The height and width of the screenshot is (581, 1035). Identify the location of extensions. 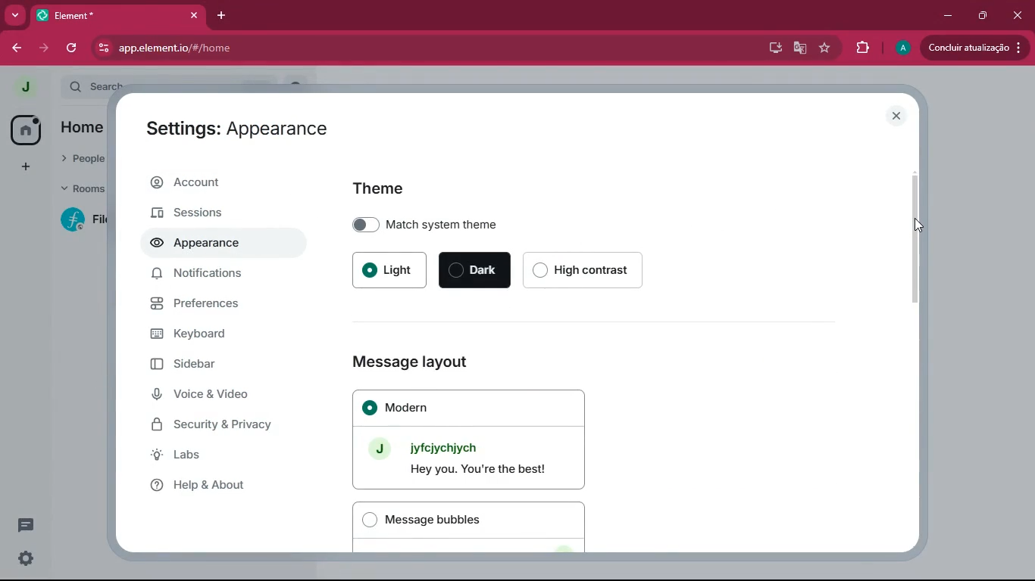
(858, 48).